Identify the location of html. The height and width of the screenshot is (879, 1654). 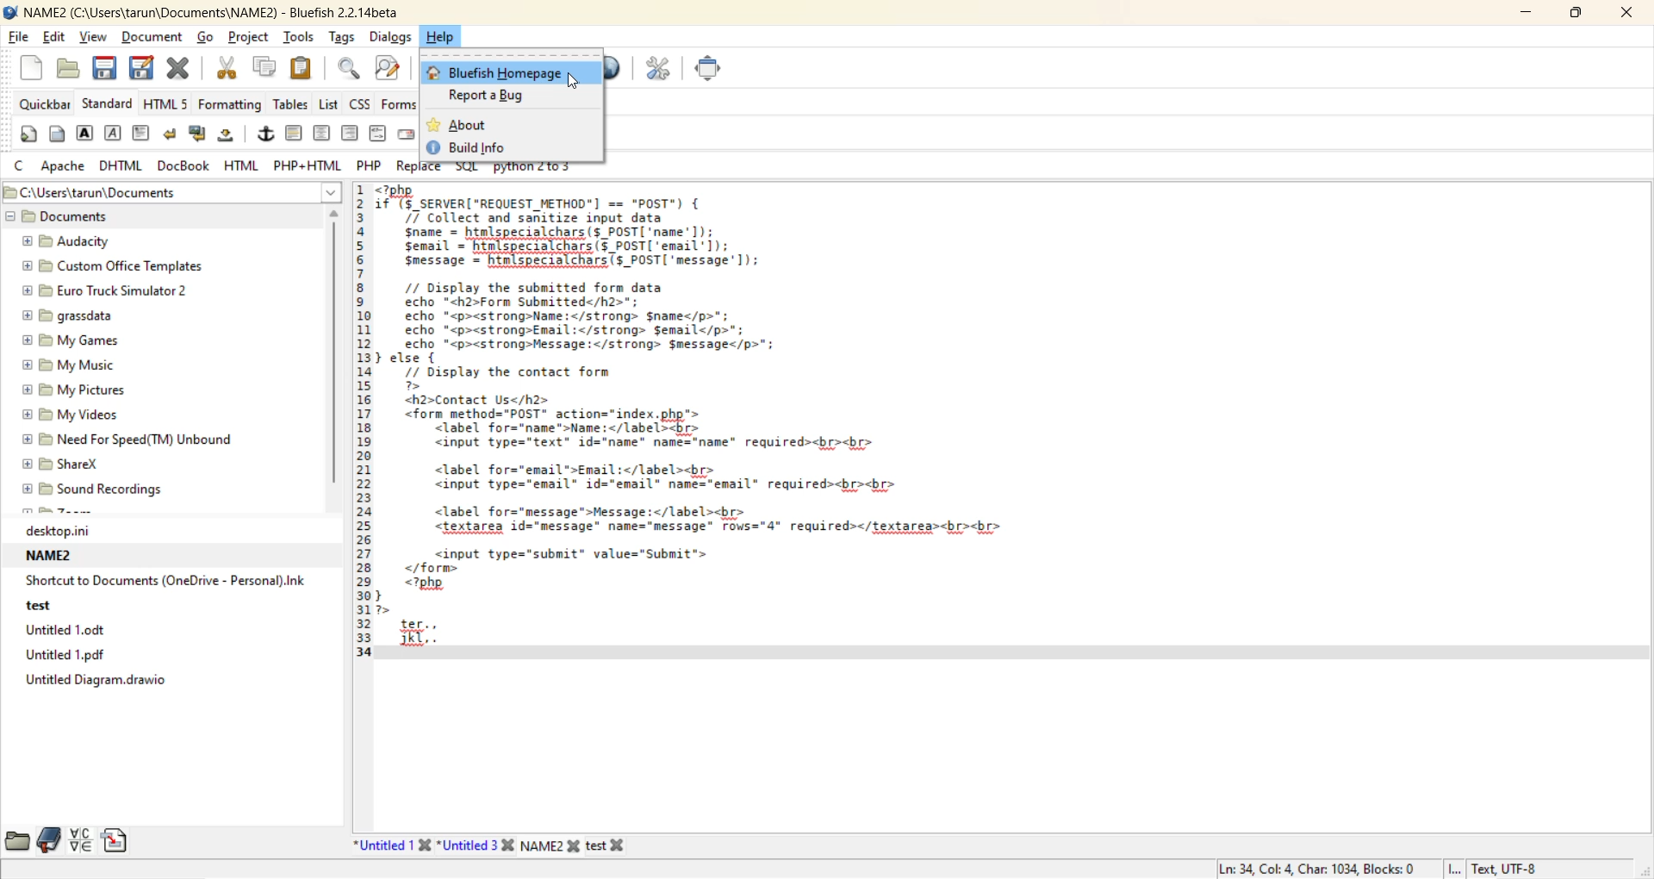
(243, 163).